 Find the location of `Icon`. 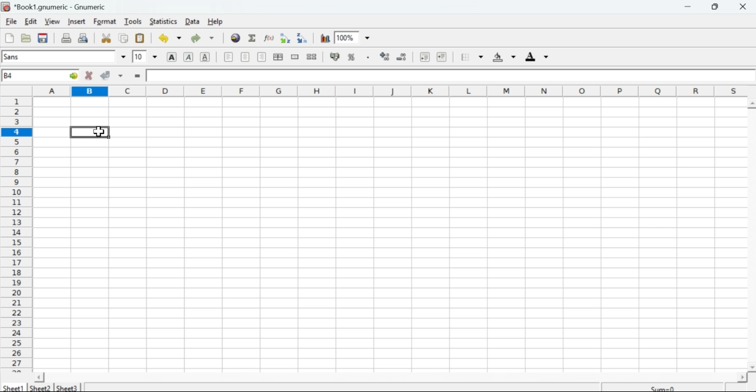

Icon is located at coordinates (384, 56).